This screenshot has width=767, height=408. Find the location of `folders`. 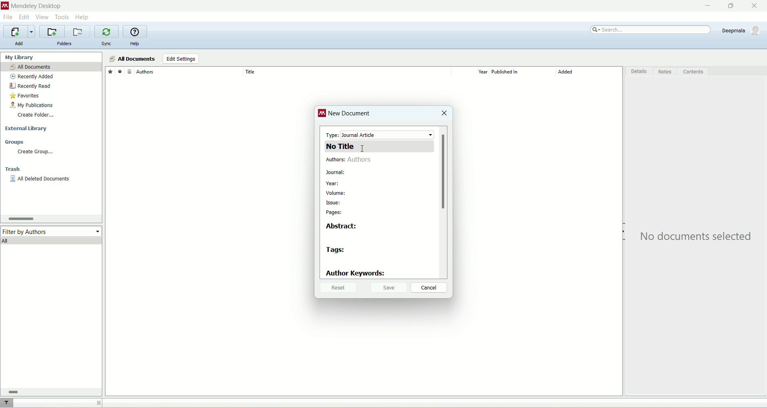

folders is located at coordinates (65, 44).